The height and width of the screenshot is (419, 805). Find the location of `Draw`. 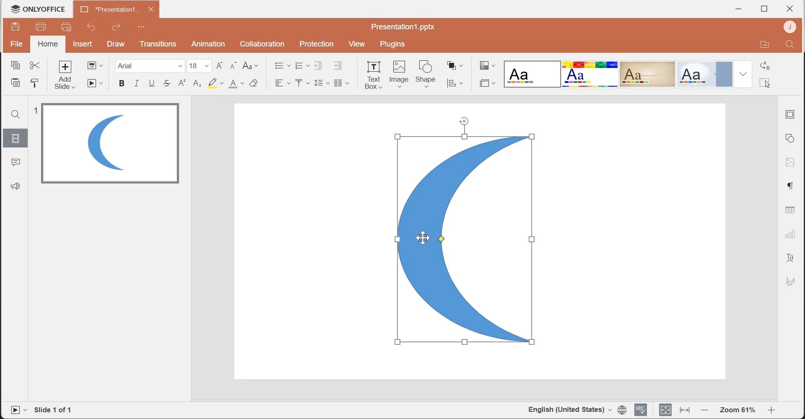

Draw is located at coordinates (114, 44).